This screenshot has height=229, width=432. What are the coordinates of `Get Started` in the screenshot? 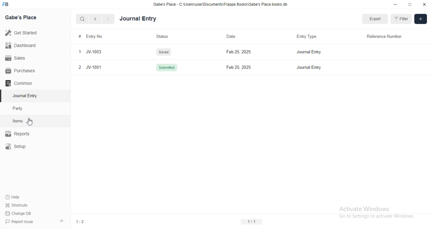 It's located at (23, 32).